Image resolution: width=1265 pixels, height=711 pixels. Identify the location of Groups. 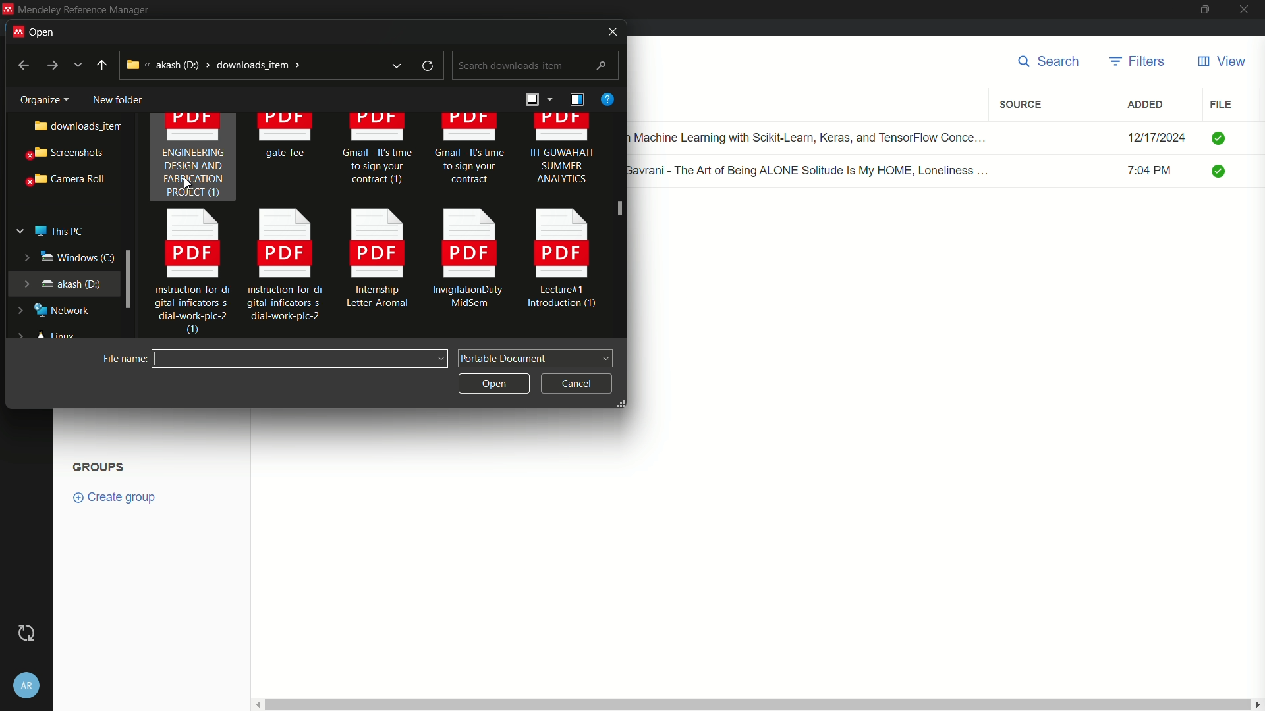
(101, 465).